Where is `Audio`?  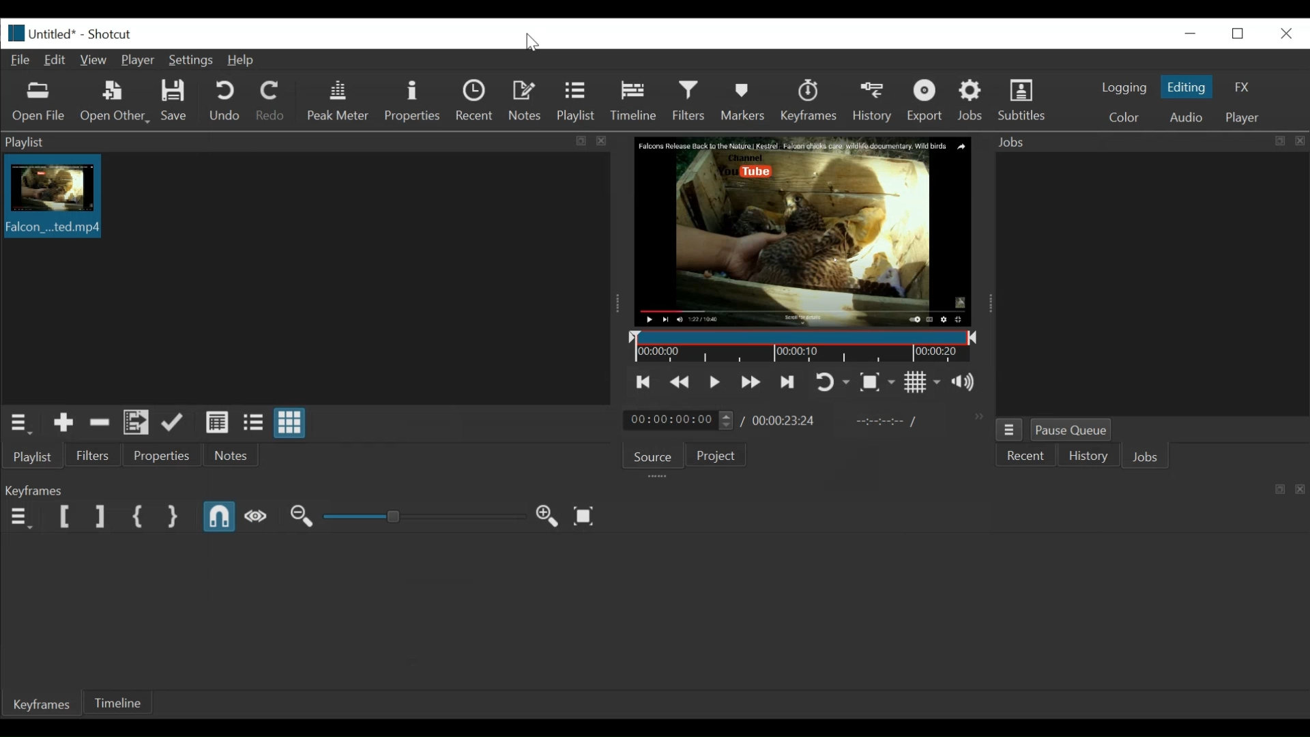
Audio is located at coordinates (1184, 116).